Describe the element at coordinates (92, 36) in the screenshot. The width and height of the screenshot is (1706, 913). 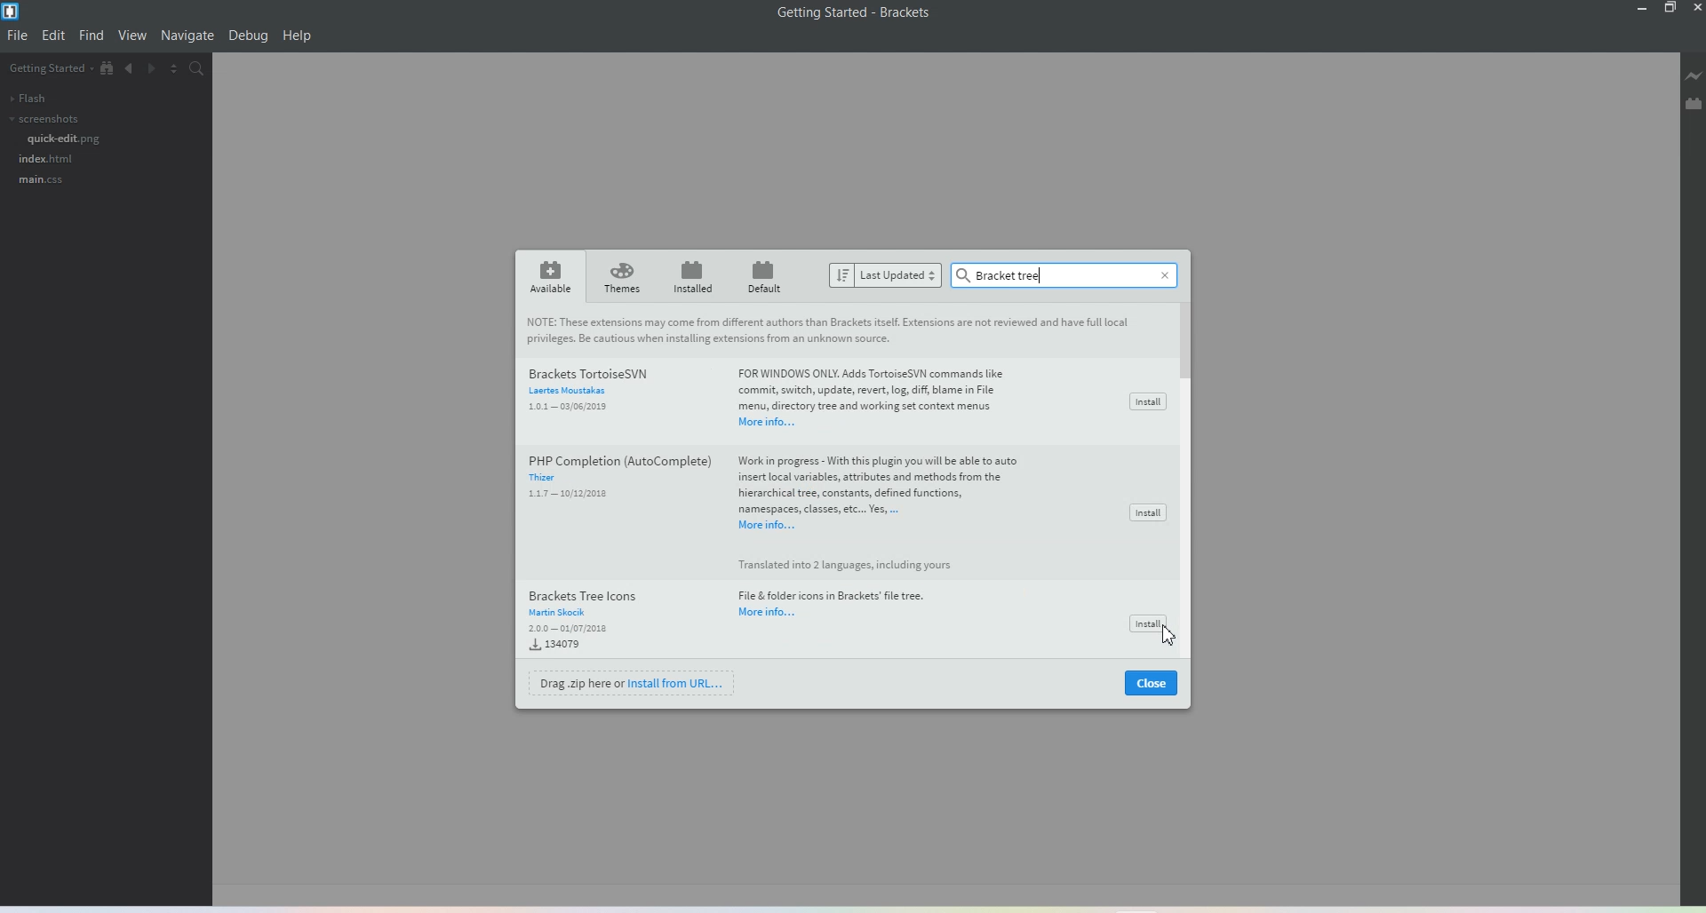
I see `Find` at that location.